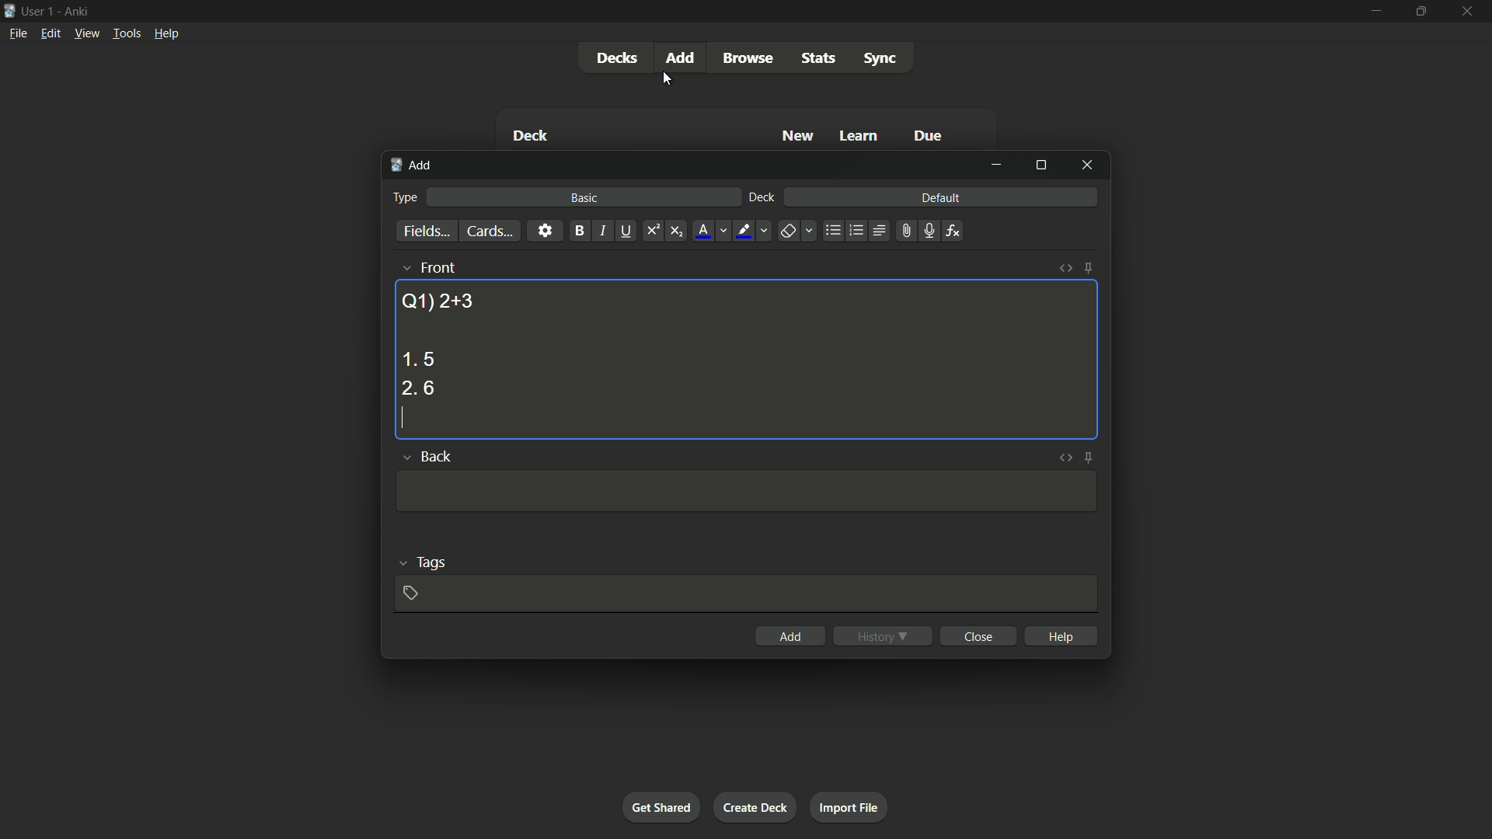 This screenshot has width=1492, height=839. What do you see at coordinates (880, 59) in the screenshot?
I see `sync` at bounding box center [880, 59].